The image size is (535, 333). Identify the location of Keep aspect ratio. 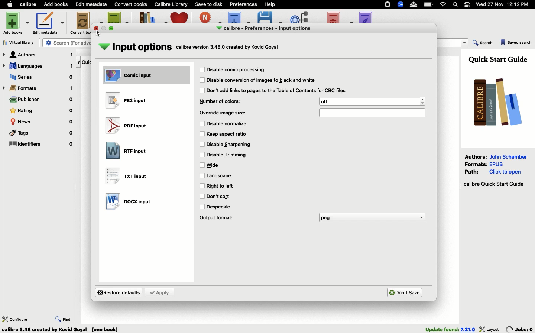
(228, 133).